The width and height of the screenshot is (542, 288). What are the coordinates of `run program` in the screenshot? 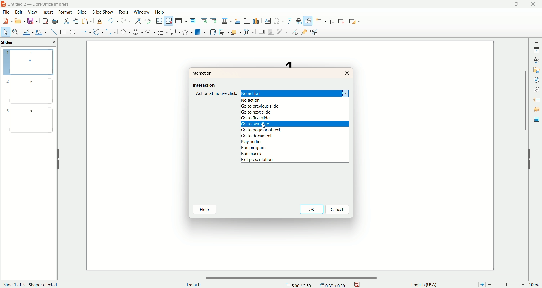 It's located at (270, 148).